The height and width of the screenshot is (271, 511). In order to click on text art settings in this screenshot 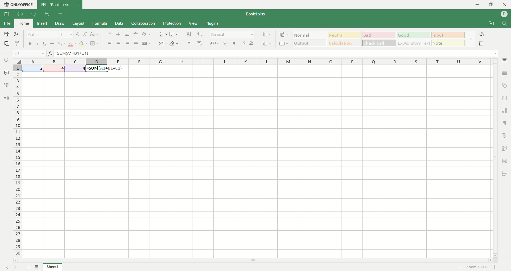, I will do `click(505, 135)`.